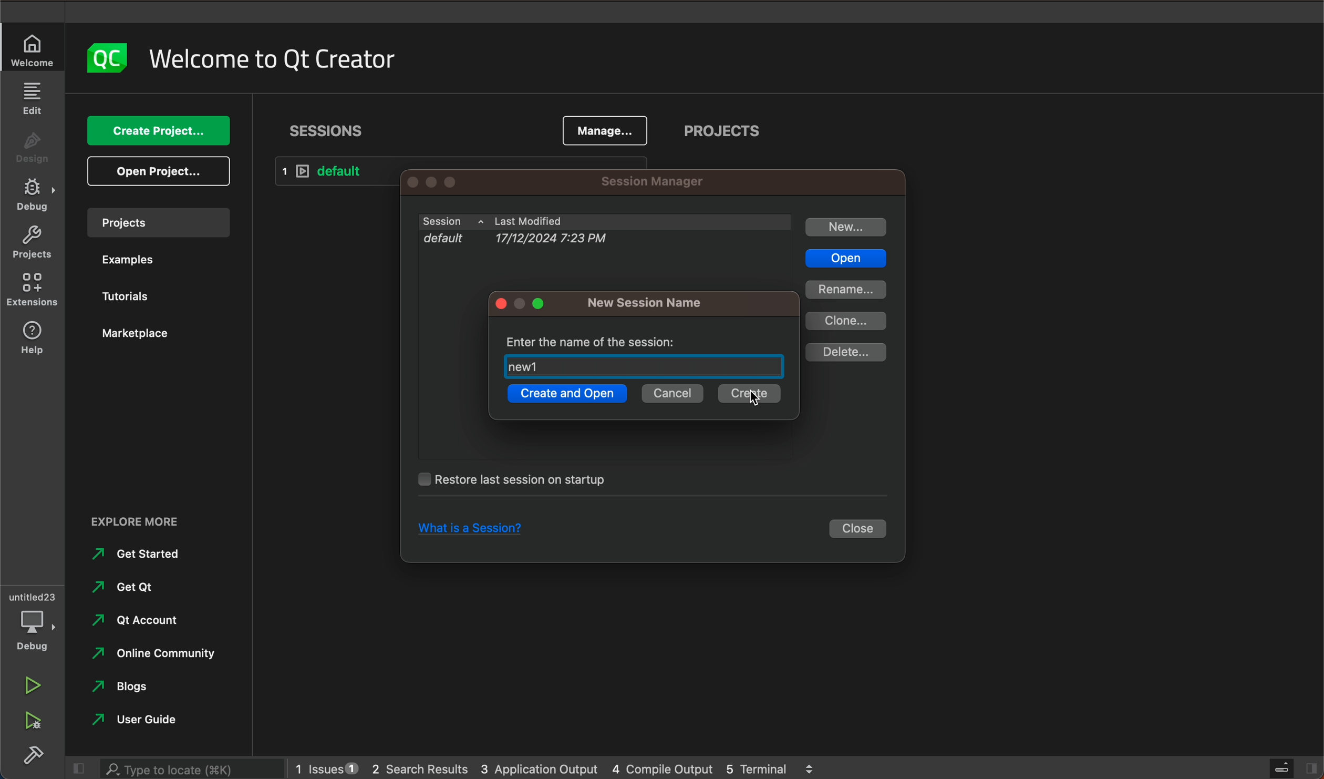 The image size is (1324, 779). Describe the element at coordinates (273, 59) in the screenshot. I see `welcome` at that location.